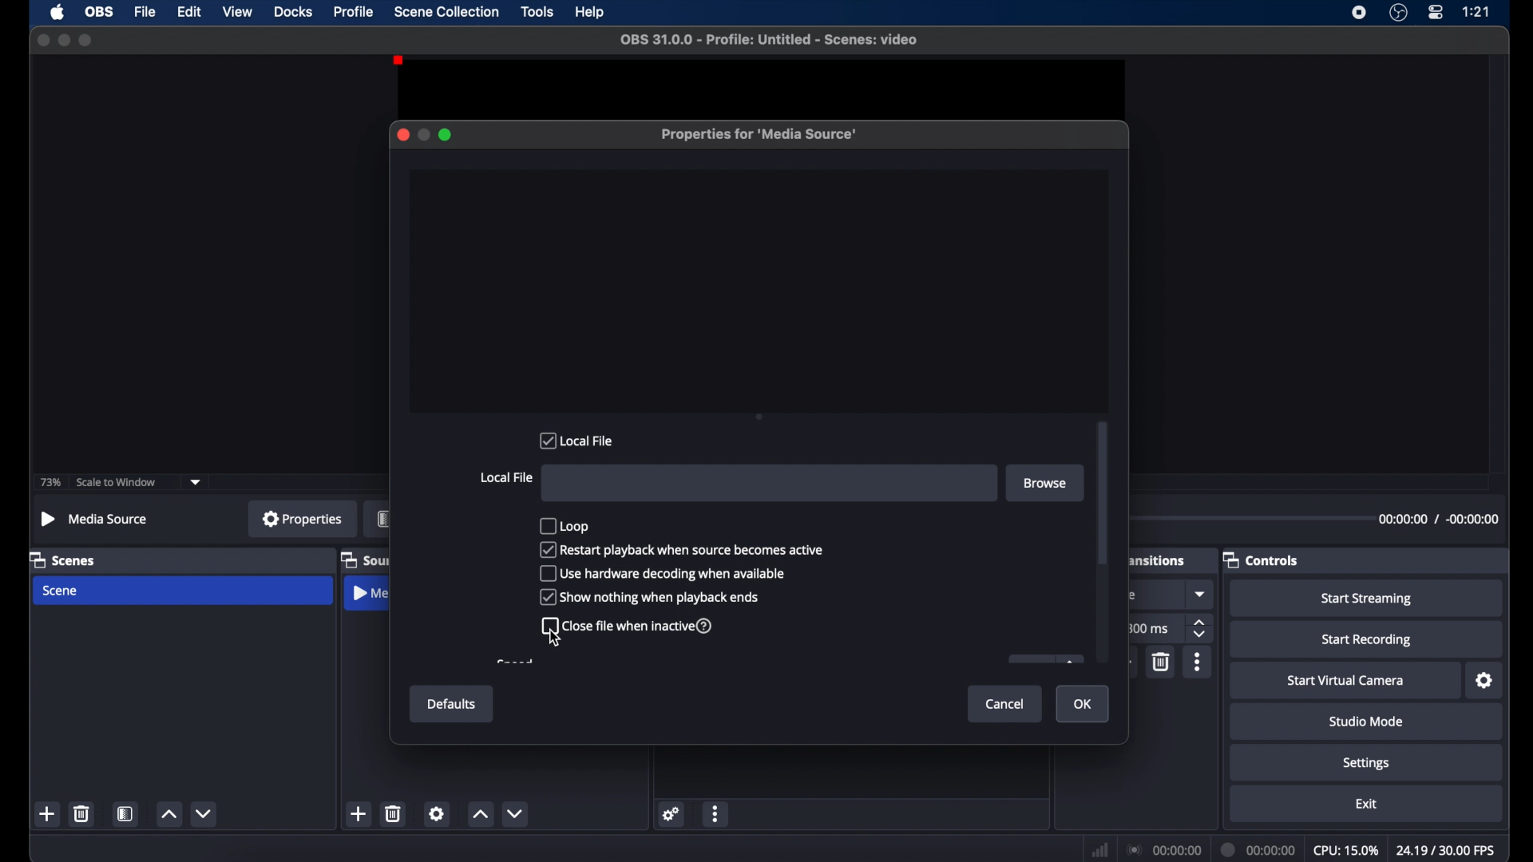  I want to click on start recording, so click(1369, 639).